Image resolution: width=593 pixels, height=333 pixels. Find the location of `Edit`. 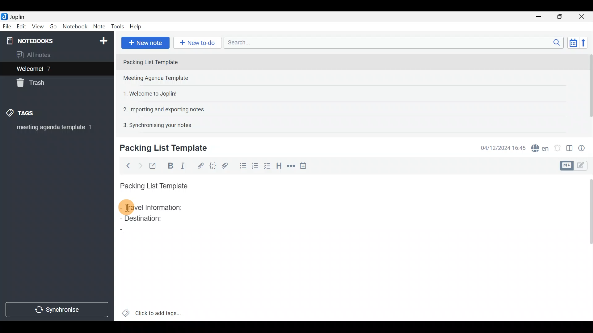

Edit is located at coordinates (20, 27).